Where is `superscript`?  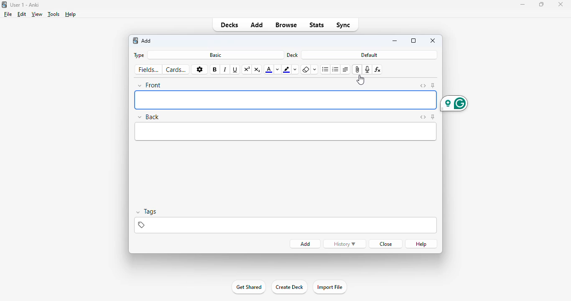
superscript is located at coordinates (247, 70).